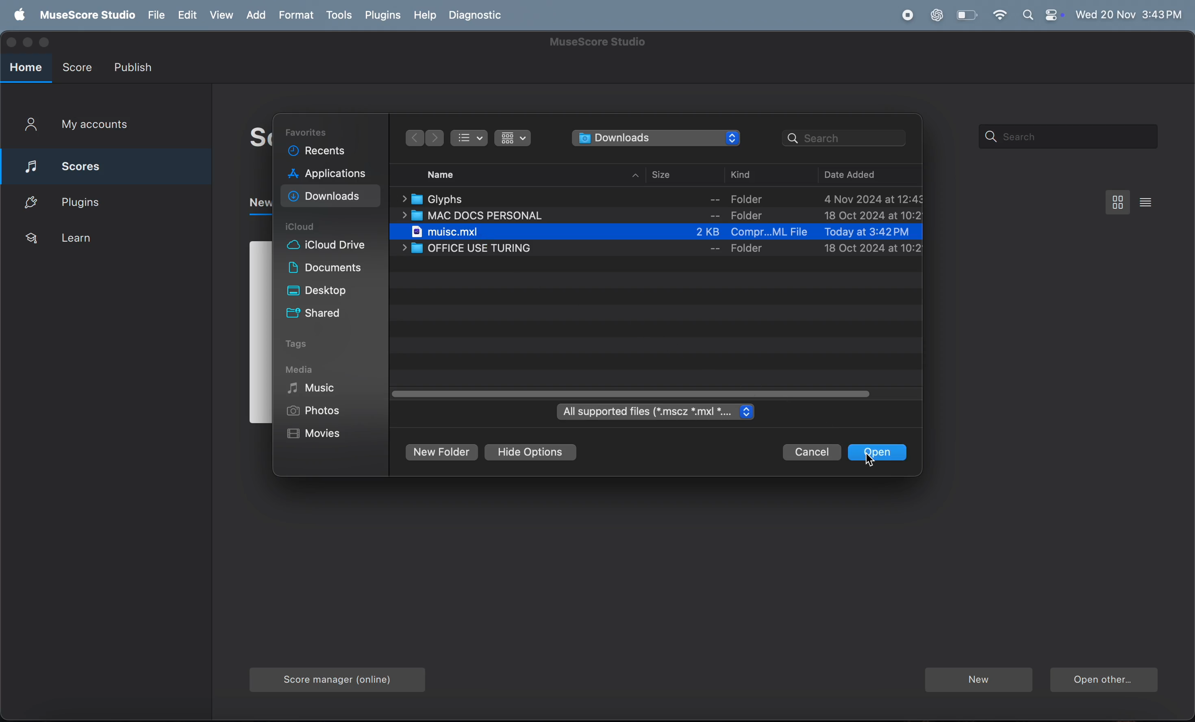 The height and width of the screenshot is (722, 1195). I want to click on my account, so click(95, 127).